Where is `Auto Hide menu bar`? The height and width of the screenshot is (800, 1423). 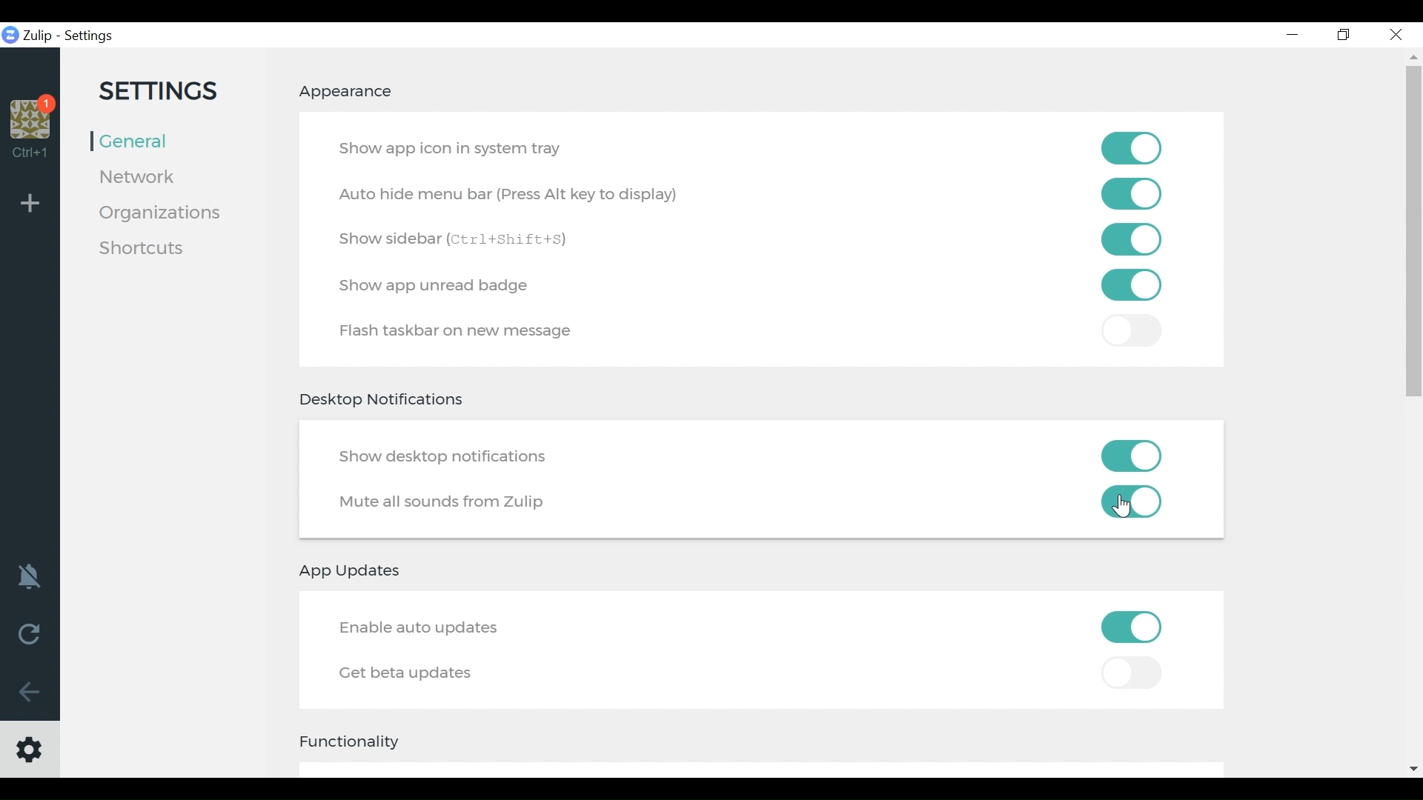
Auto Hide menu bar is located at coordinates (511, 196).